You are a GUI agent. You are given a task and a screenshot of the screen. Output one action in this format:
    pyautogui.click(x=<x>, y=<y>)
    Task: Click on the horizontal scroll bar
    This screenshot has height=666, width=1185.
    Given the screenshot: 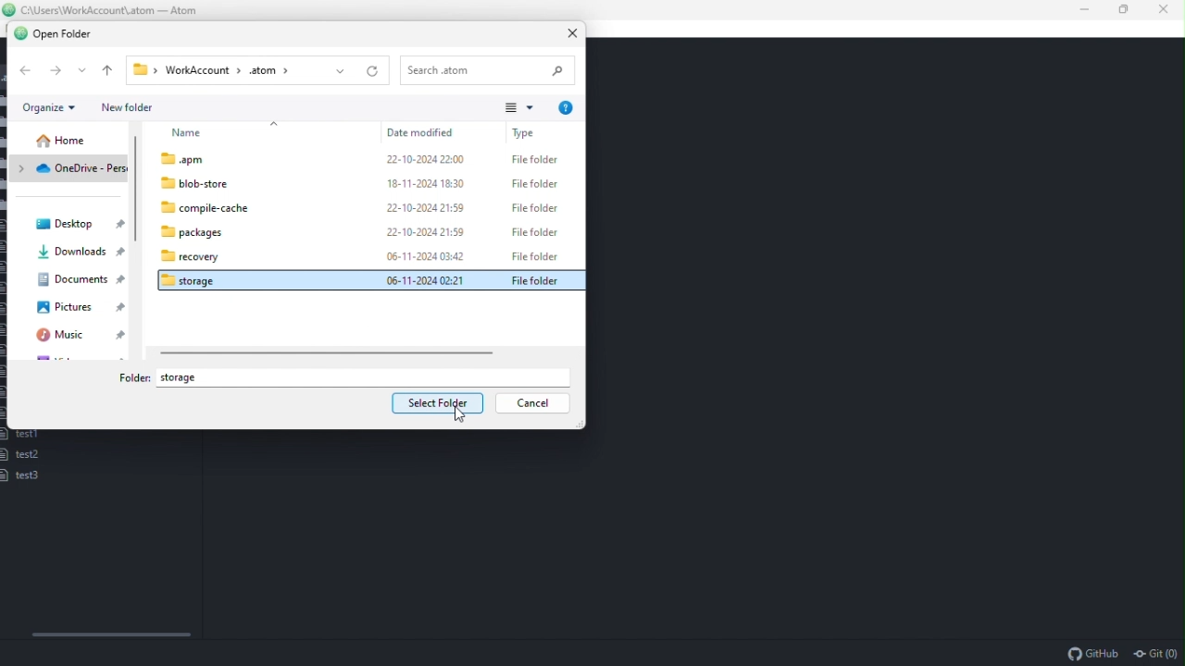 What is the action you would take?
    pyautogui.click(x=330, y=354)
    